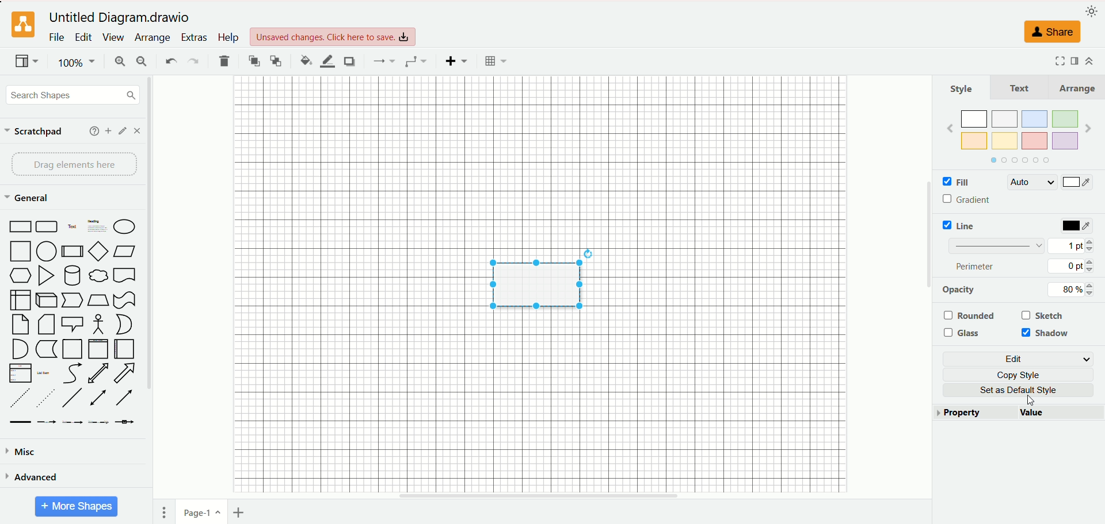 This screenshot has width=1105, height=524. Describe the element at coordinates (327, 61) in the screenshot. I see `line color` at that location.